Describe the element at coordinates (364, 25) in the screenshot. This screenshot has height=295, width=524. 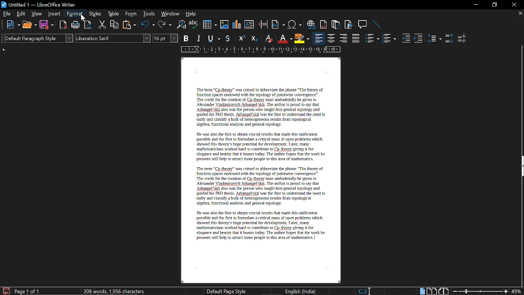
I see `Insert comment` at that location.